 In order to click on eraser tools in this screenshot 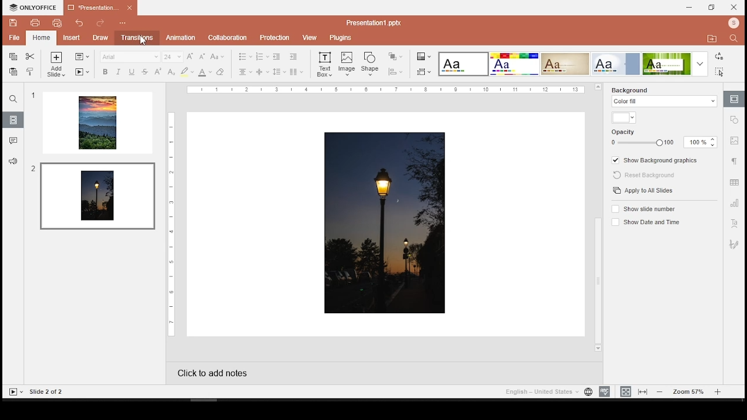, I will do `click(221, 72)`.